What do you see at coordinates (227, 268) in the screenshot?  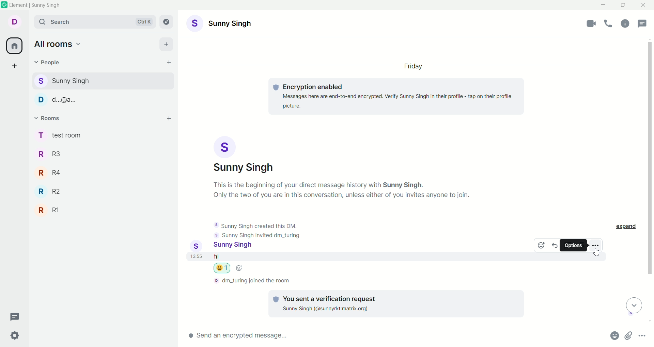 I see `emoji` at bounding box center [227, 268].